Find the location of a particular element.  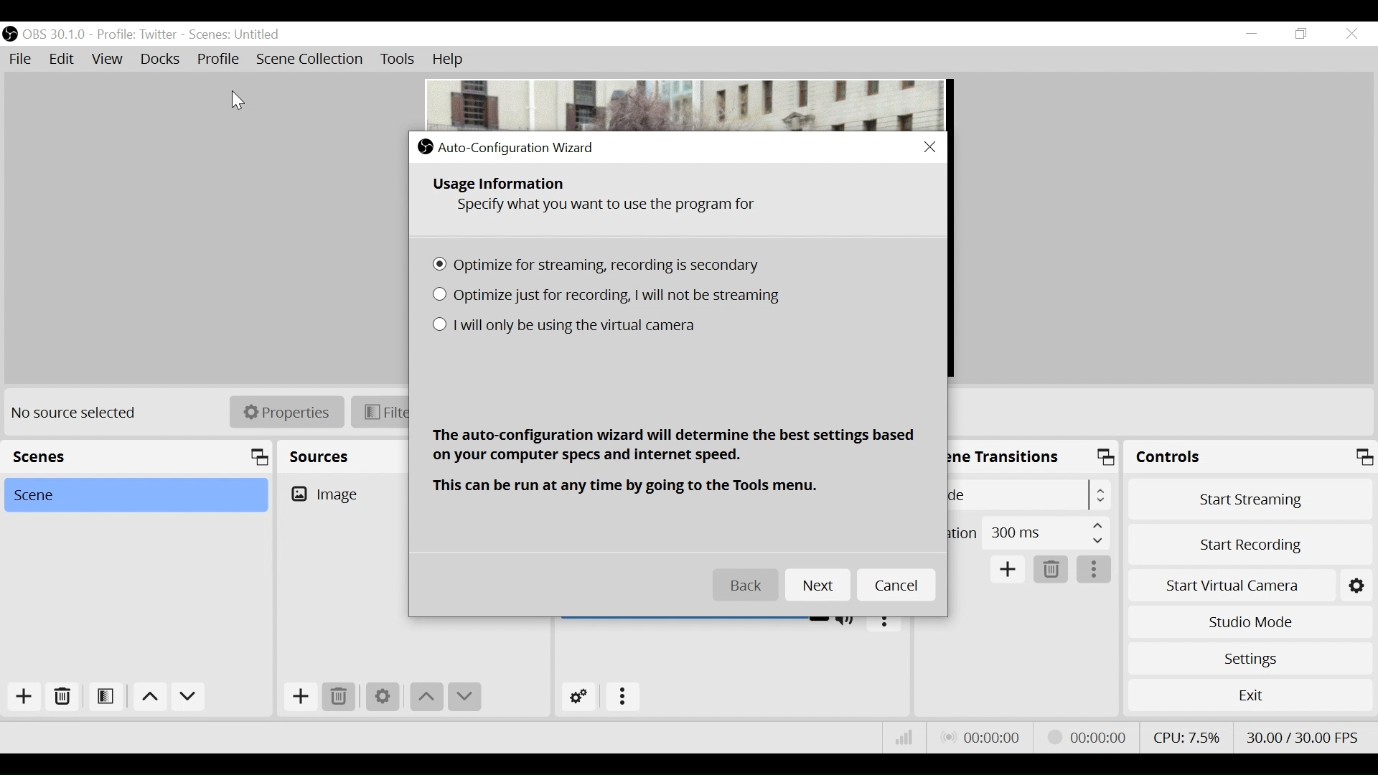

Studio Mode is located at coordinates (1247, 624).